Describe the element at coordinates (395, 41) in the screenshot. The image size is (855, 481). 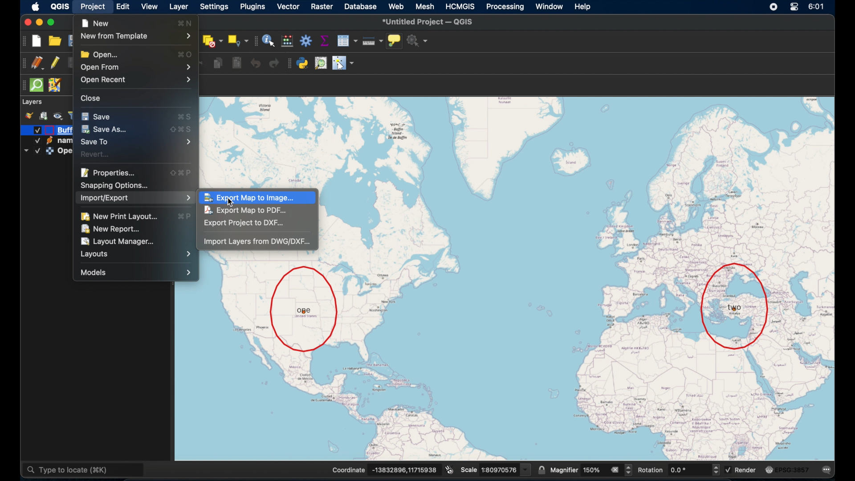
I see `show map tips` at that location.